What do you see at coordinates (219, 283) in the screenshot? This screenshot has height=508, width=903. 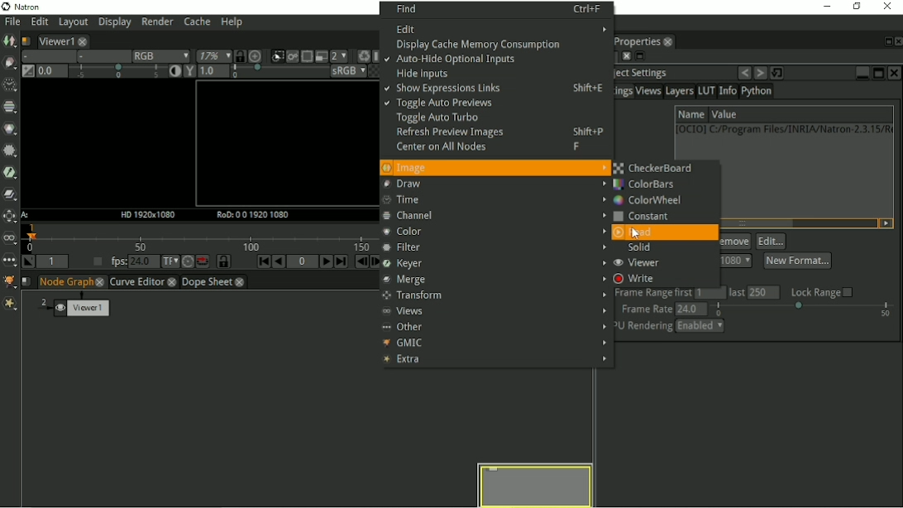 I see `Dope sheet` at bounding box center [219, 283].